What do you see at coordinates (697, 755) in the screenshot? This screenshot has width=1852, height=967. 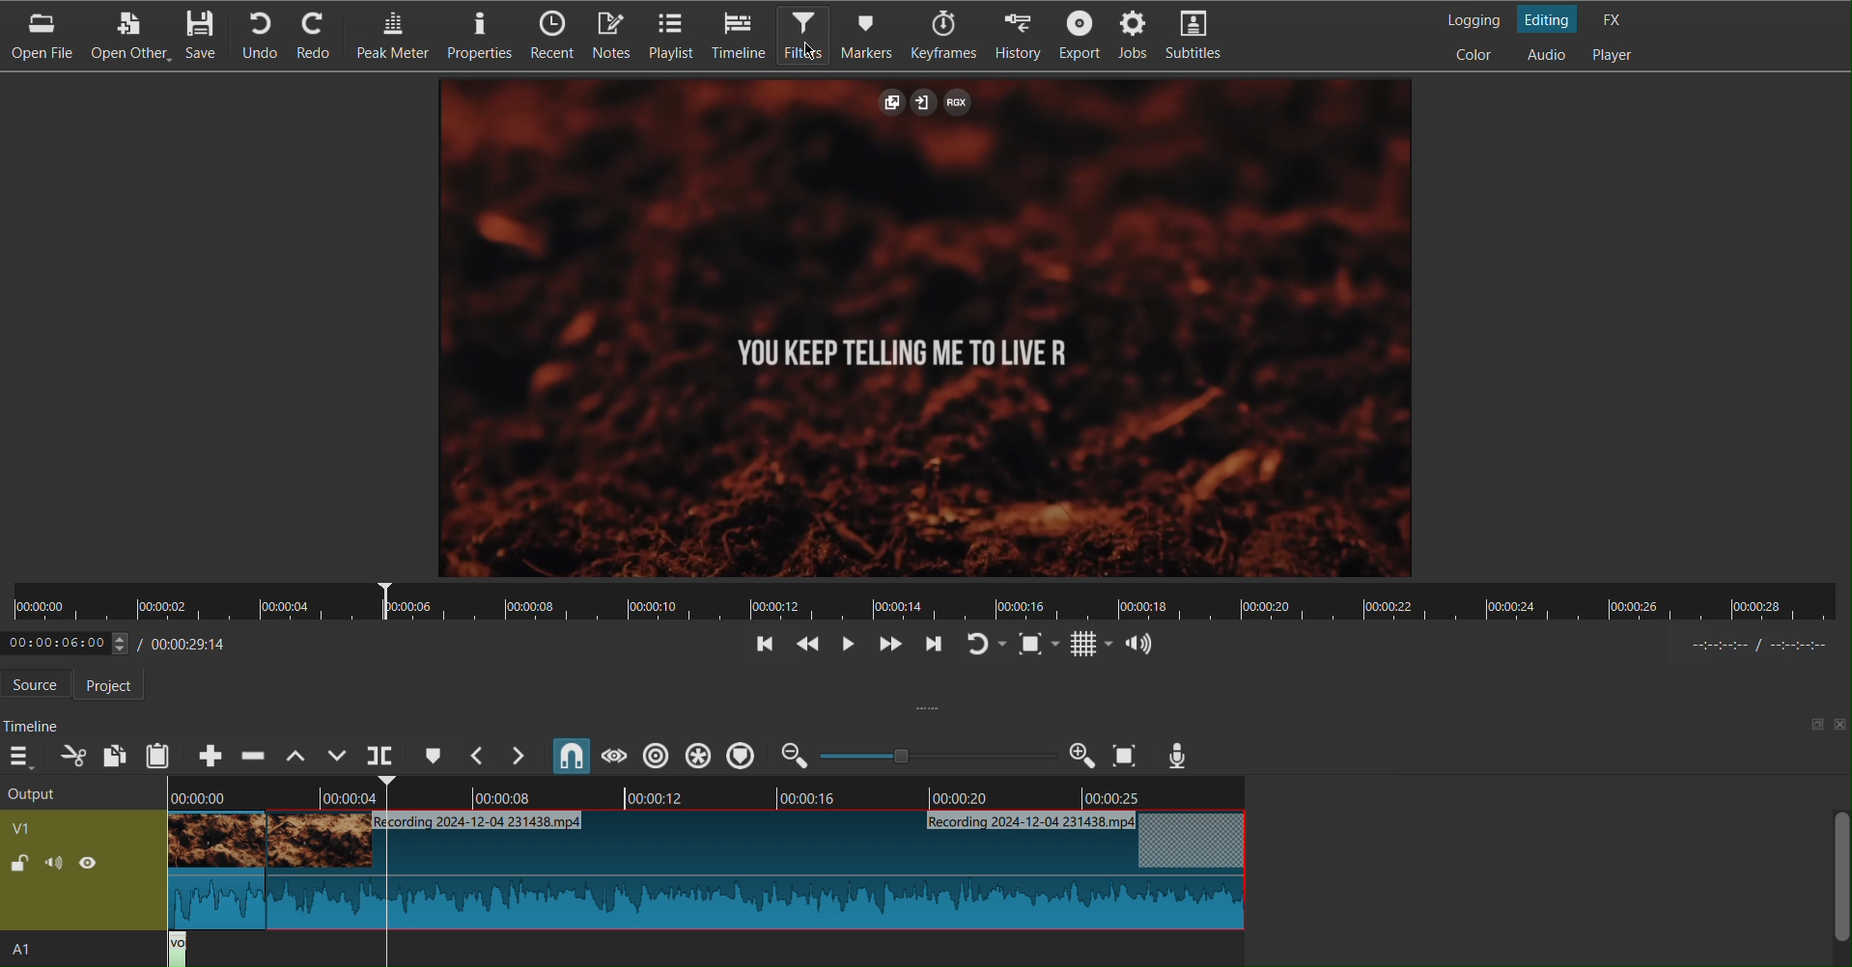 I see `Ripple` at bounding box center [697, 755].